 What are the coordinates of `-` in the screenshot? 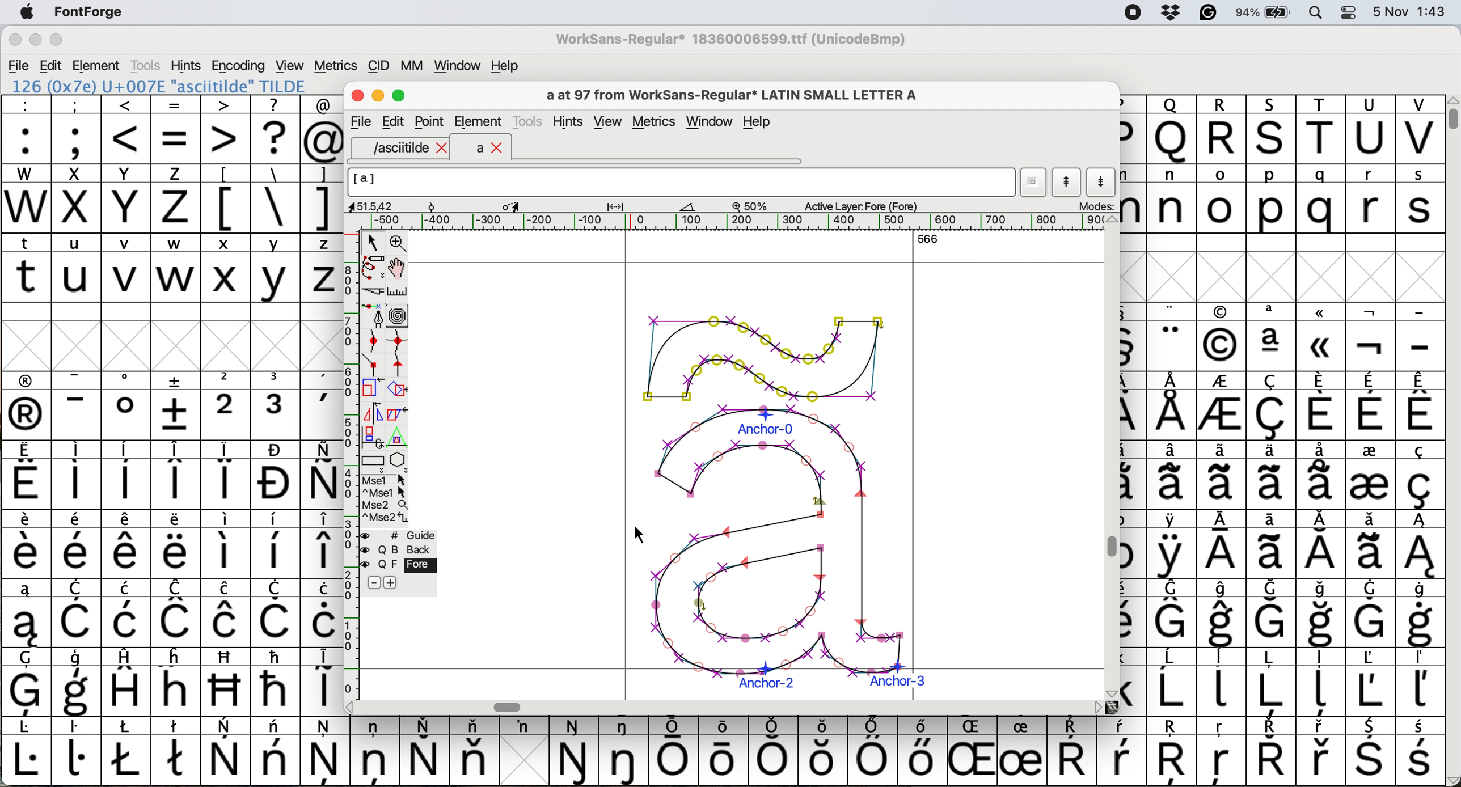 It's located at (1420, 338).